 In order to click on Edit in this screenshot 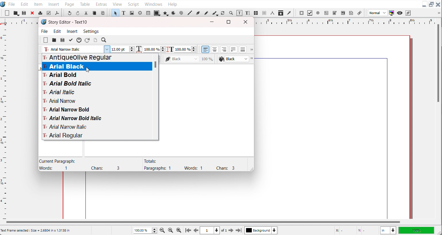, I will do `click(58, 31)`.